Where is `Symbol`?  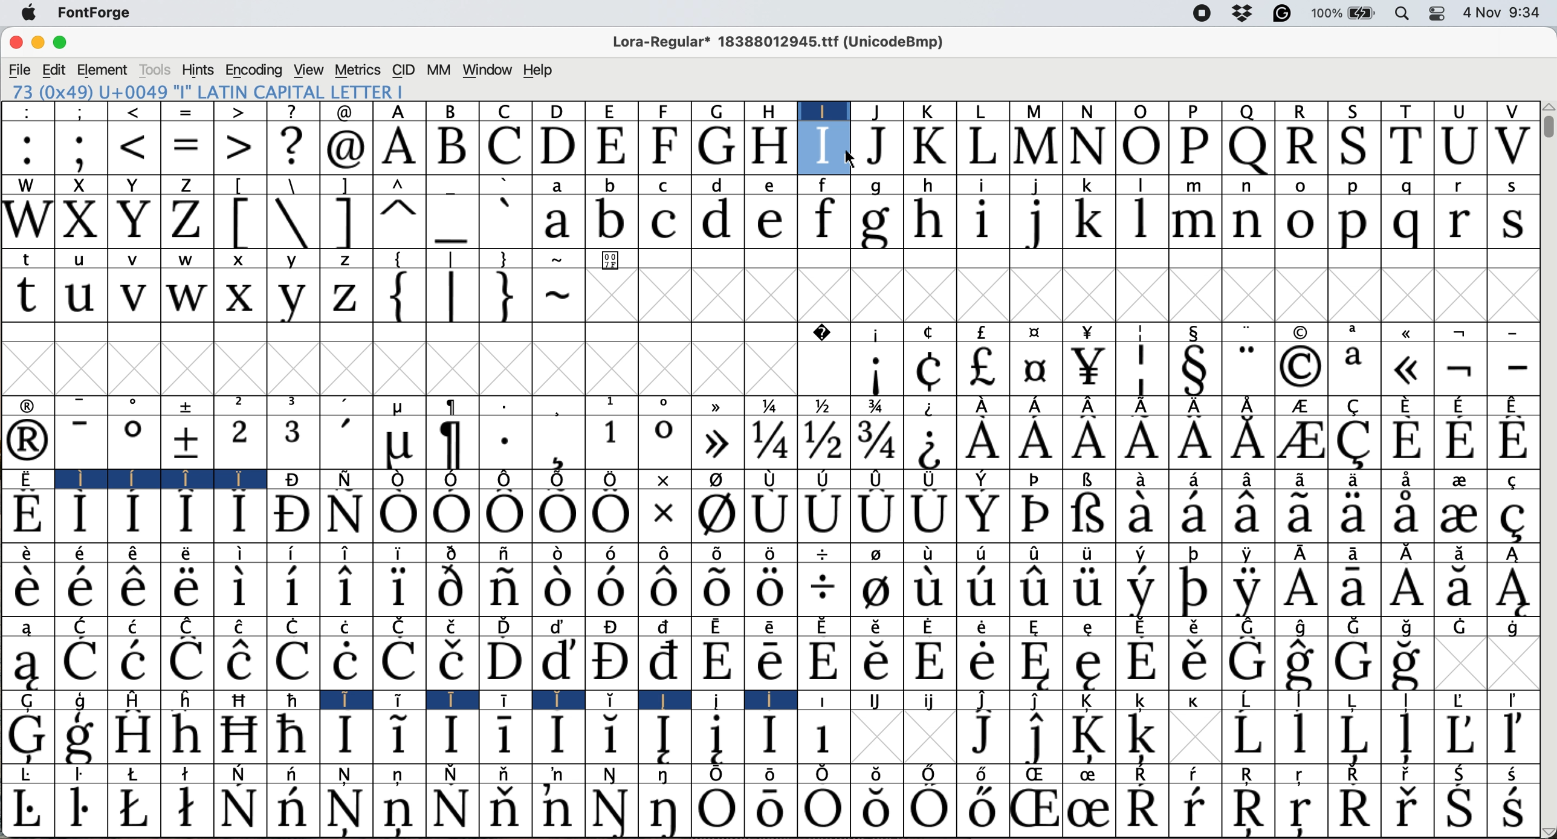 Symbol is located at coordinates (1300, 589).